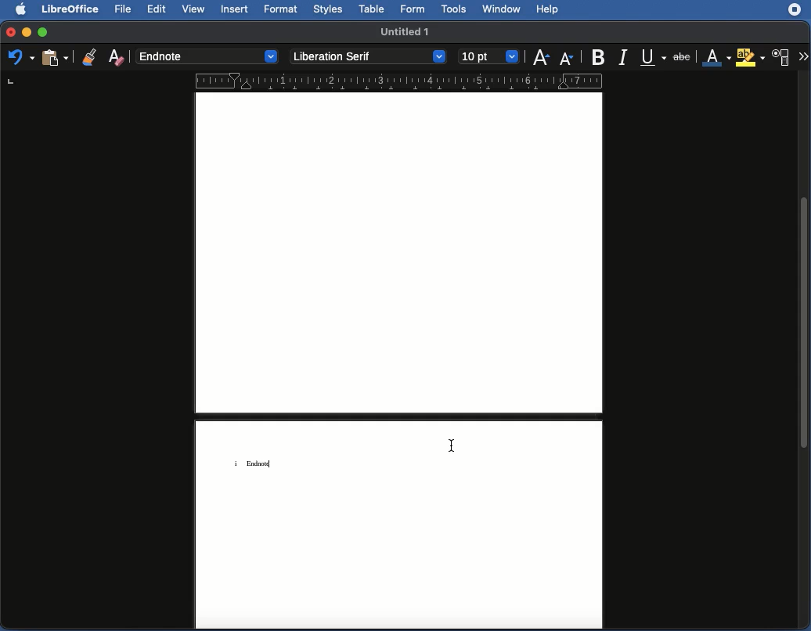  I want to click on Format, so click(282, 9).